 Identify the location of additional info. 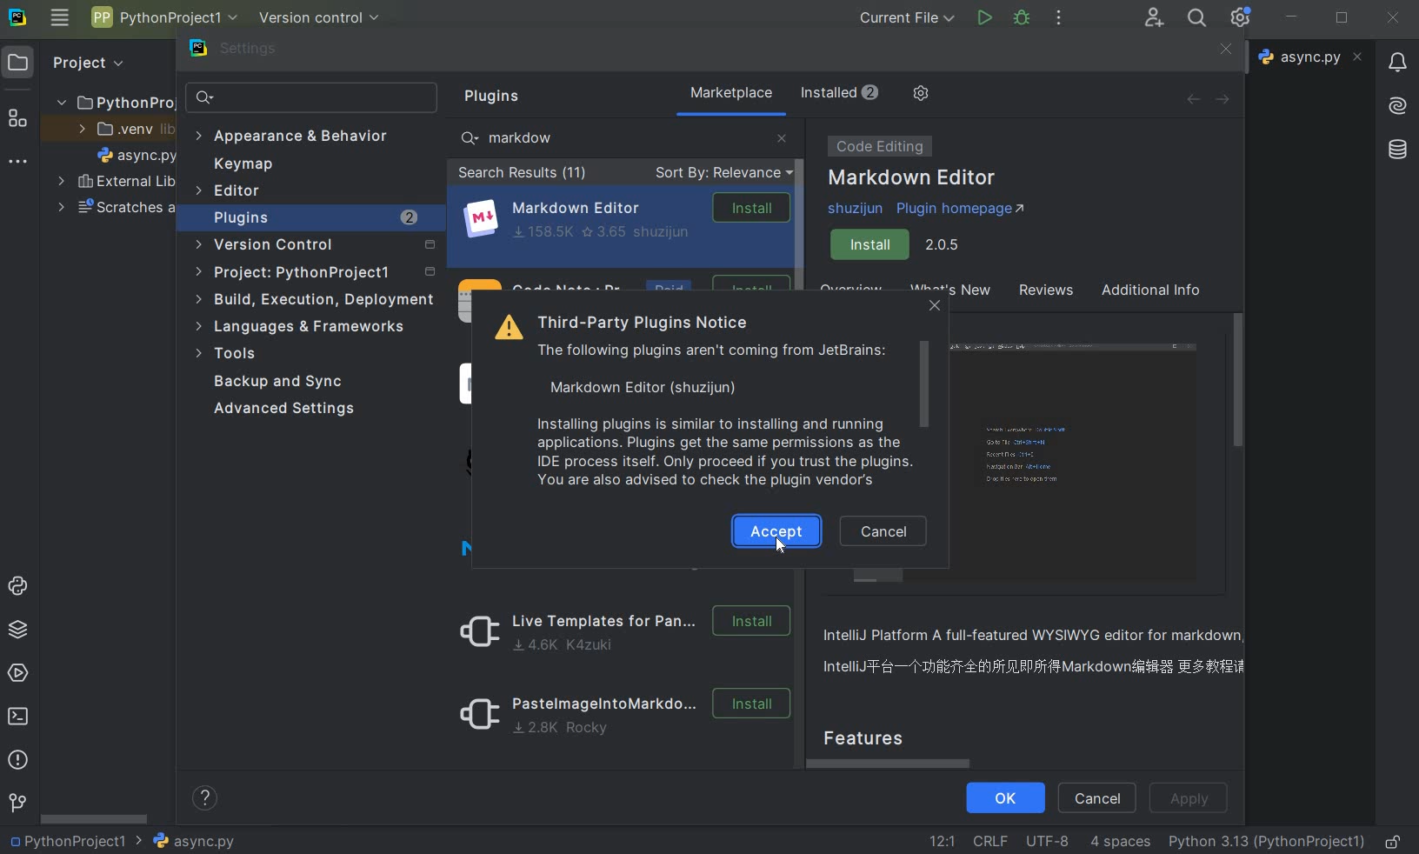
(1152, 292).